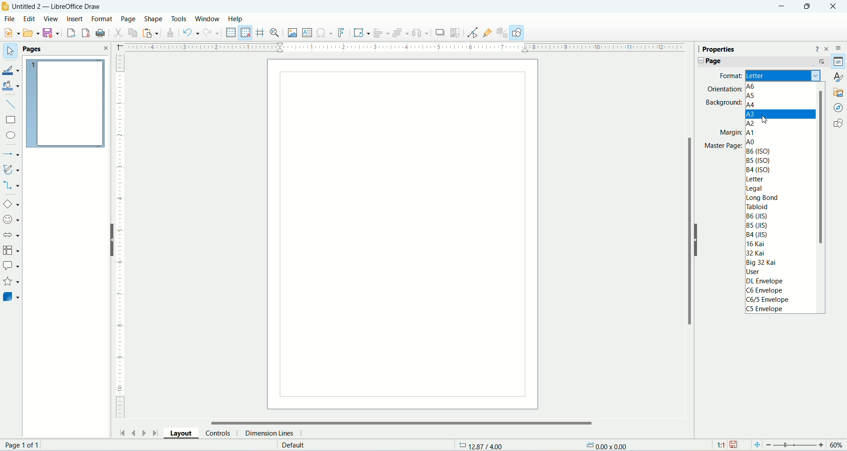 Image resolution: width=847 pixels, height=451 pixels. I want to click on previous page, so click(133, 432).